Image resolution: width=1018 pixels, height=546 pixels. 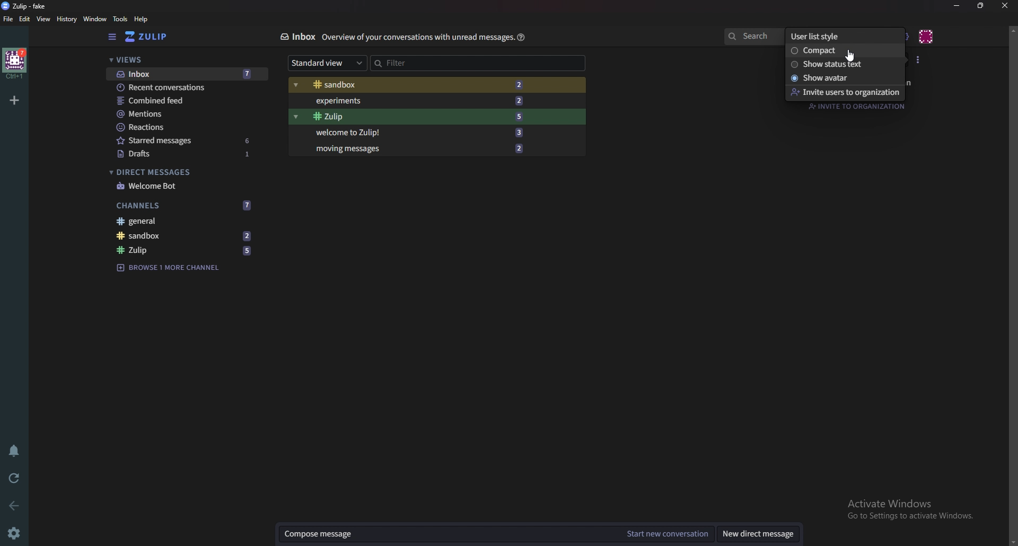 I want to click on Info, so click(x=415, y=37).